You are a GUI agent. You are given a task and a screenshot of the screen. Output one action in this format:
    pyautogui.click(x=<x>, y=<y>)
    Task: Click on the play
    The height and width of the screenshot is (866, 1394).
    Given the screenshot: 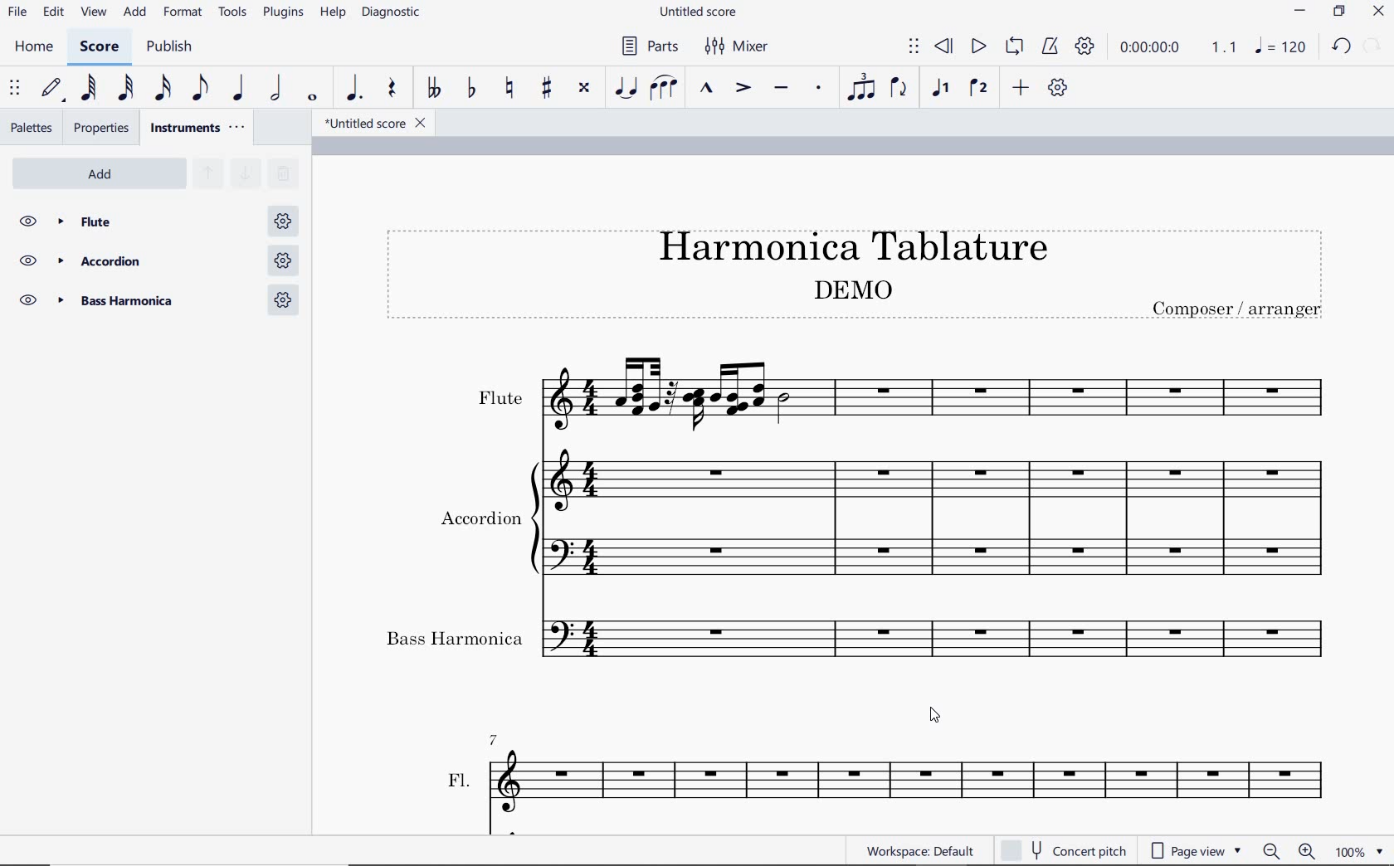 What is the action you would take?
    pyautogui.click(x=978, y=49)
    